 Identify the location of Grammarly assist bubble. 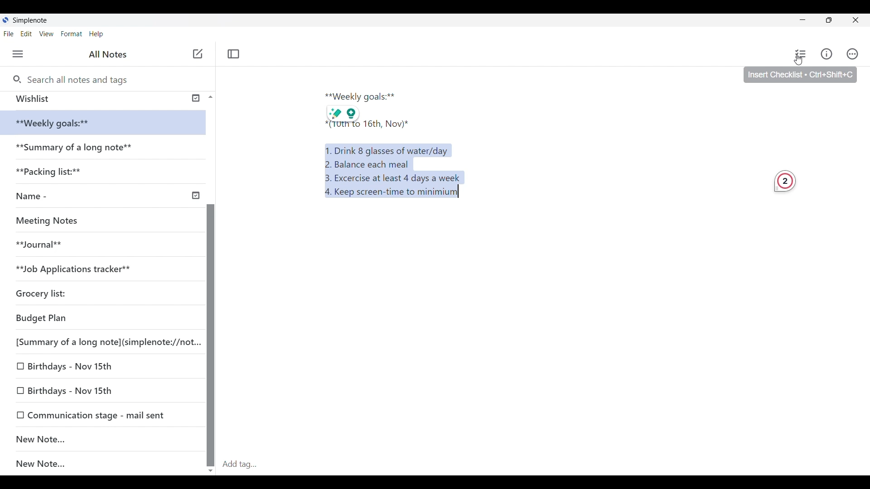
(784, 183).